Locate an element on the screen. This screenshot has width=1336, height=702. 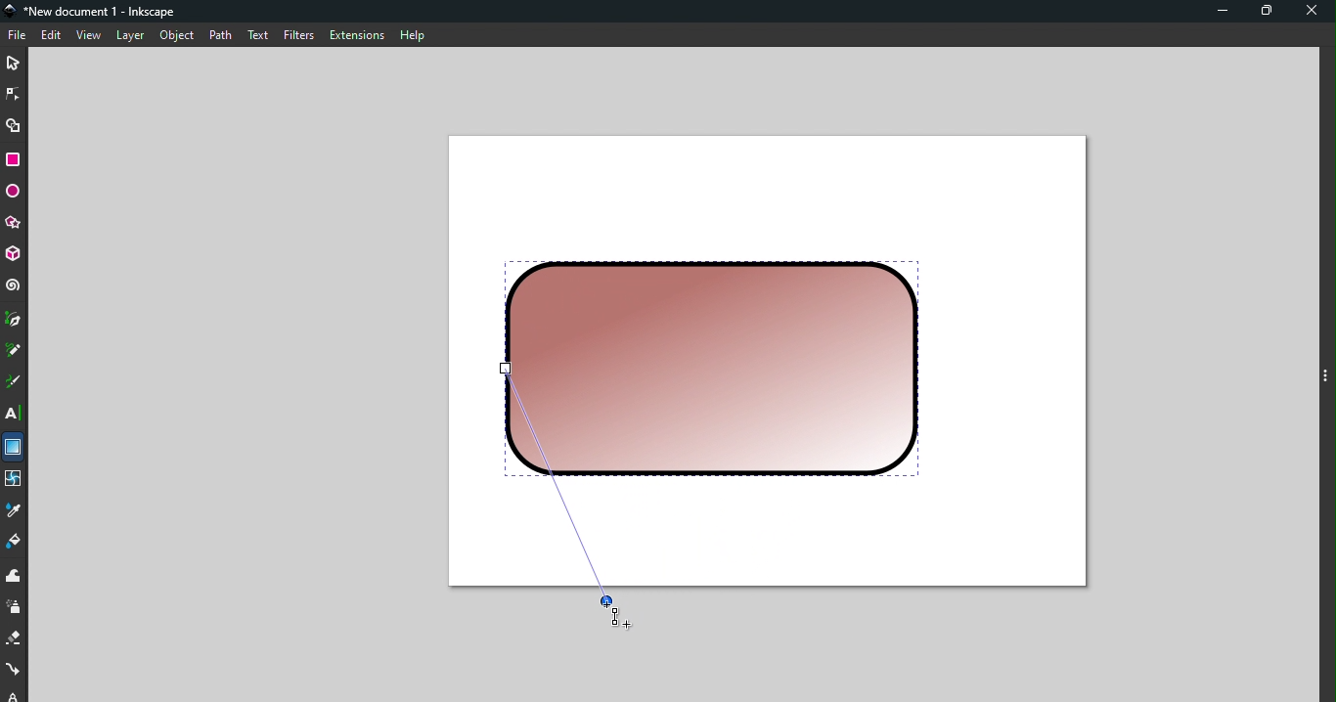
Pencil tool is located at coordinates (14, 352).